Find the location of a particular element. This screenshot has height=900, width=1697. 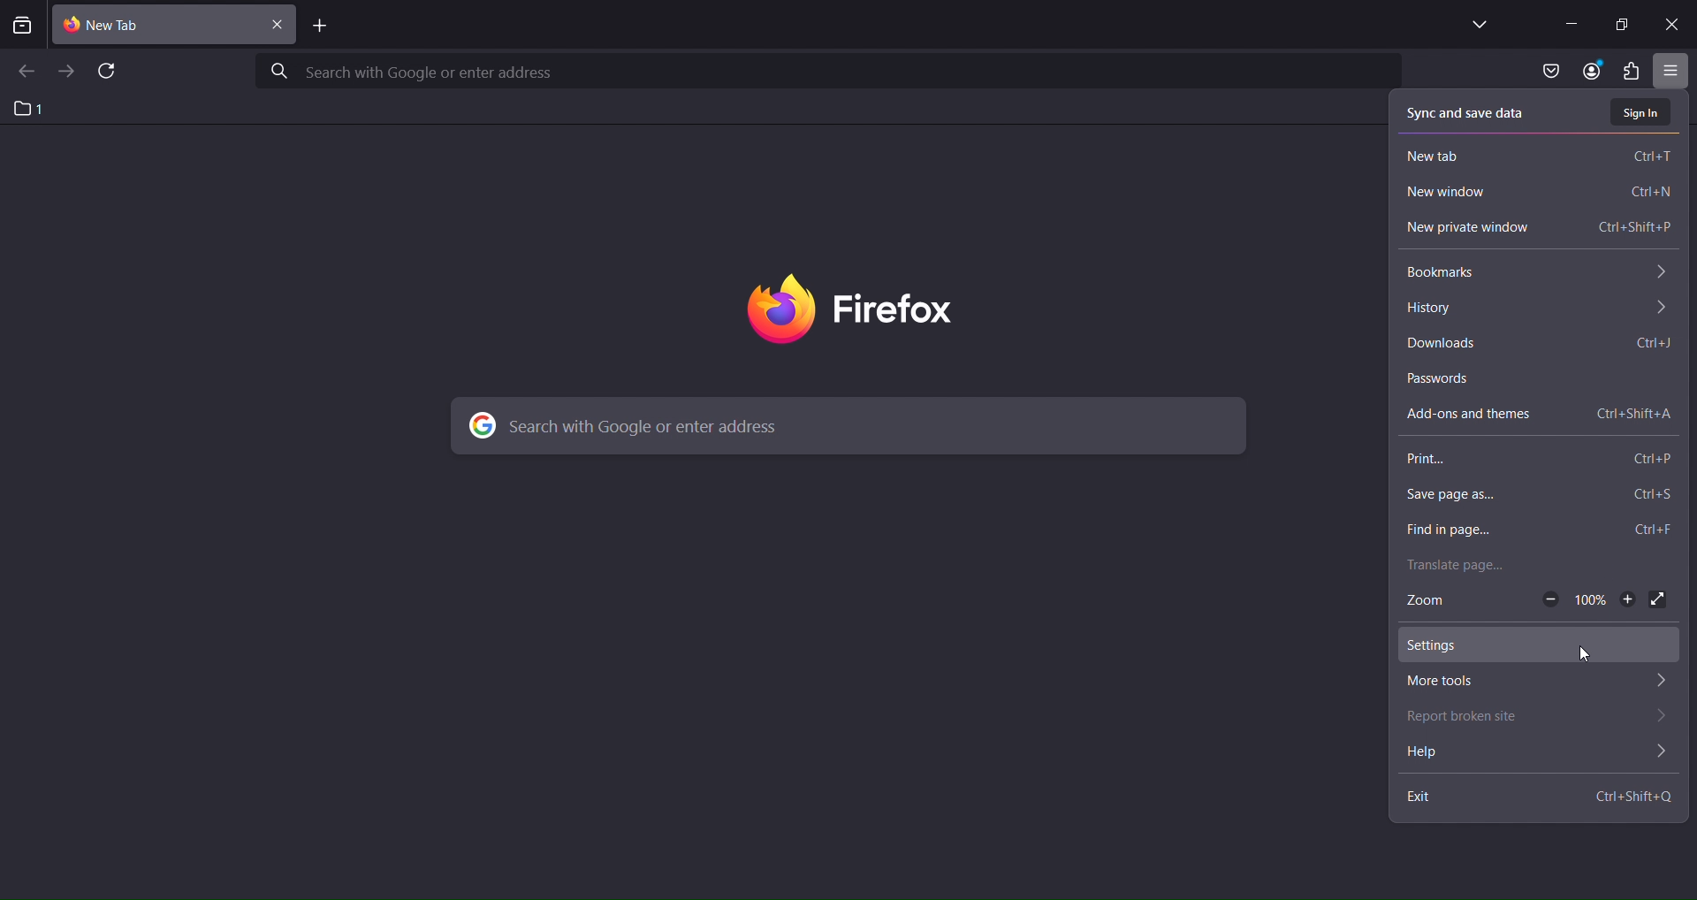

save to pocker is located at coordinates (1550, 72).